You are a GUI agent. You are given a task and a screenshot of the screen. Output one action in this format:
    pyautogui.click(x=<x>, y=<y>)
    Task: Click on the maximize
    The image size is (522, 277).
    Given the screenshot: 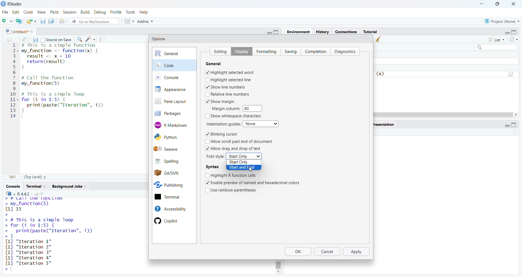 What is the action you would take?
    pyautogui.click(x=517, y=31)
    